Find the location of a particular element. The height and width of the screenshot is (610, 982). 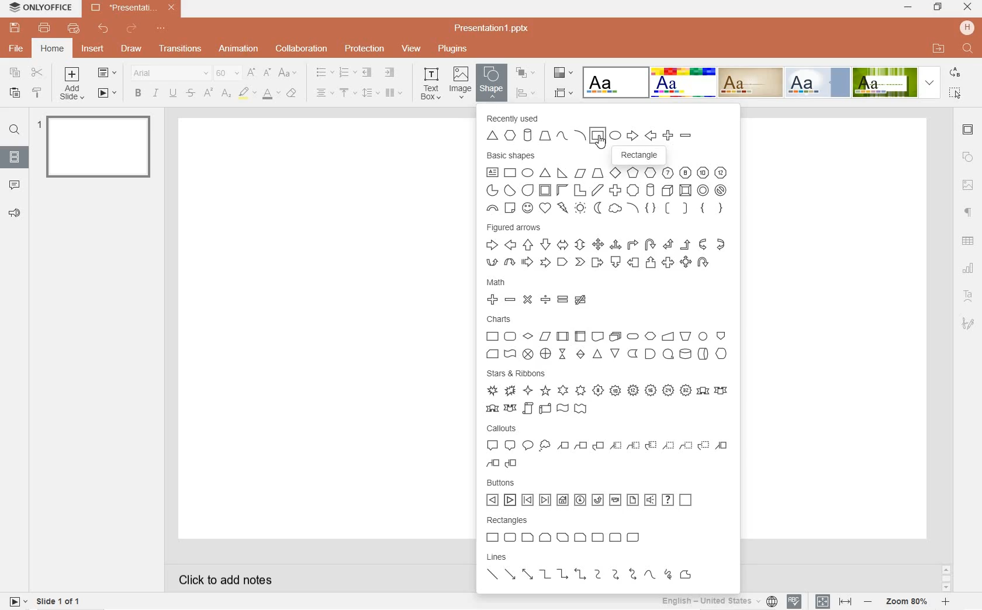

Diamond is located at coordinates (616, 174).